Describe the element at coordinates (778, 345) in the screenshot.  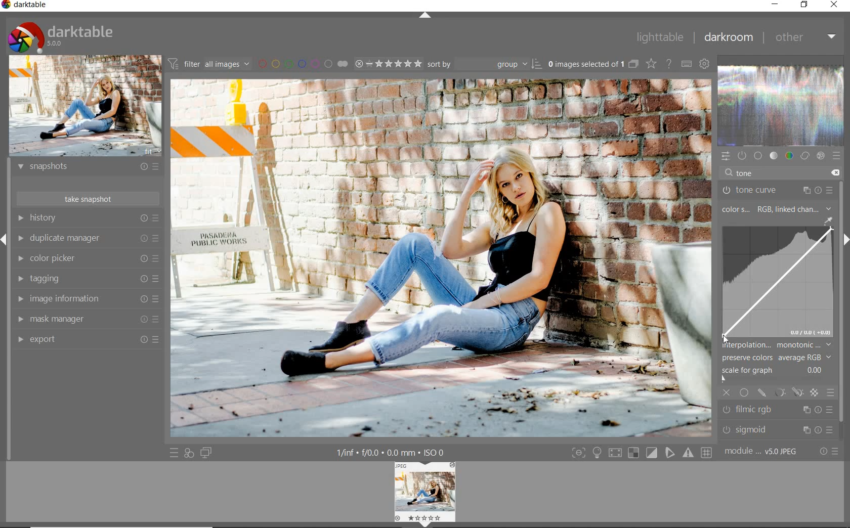
I see `interpolation` at that location.